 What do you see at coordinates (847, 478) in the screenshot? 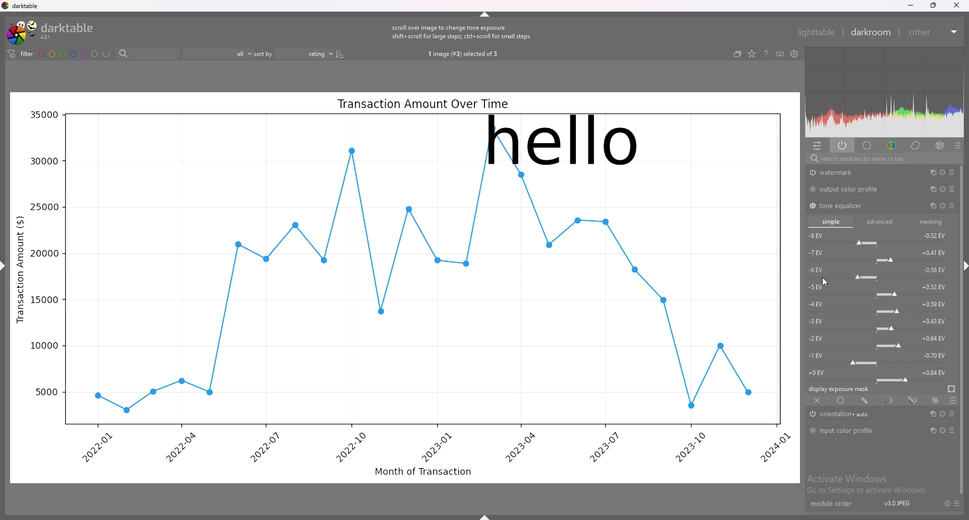
I see `Activate Windows` at bounding box center [847, 478].